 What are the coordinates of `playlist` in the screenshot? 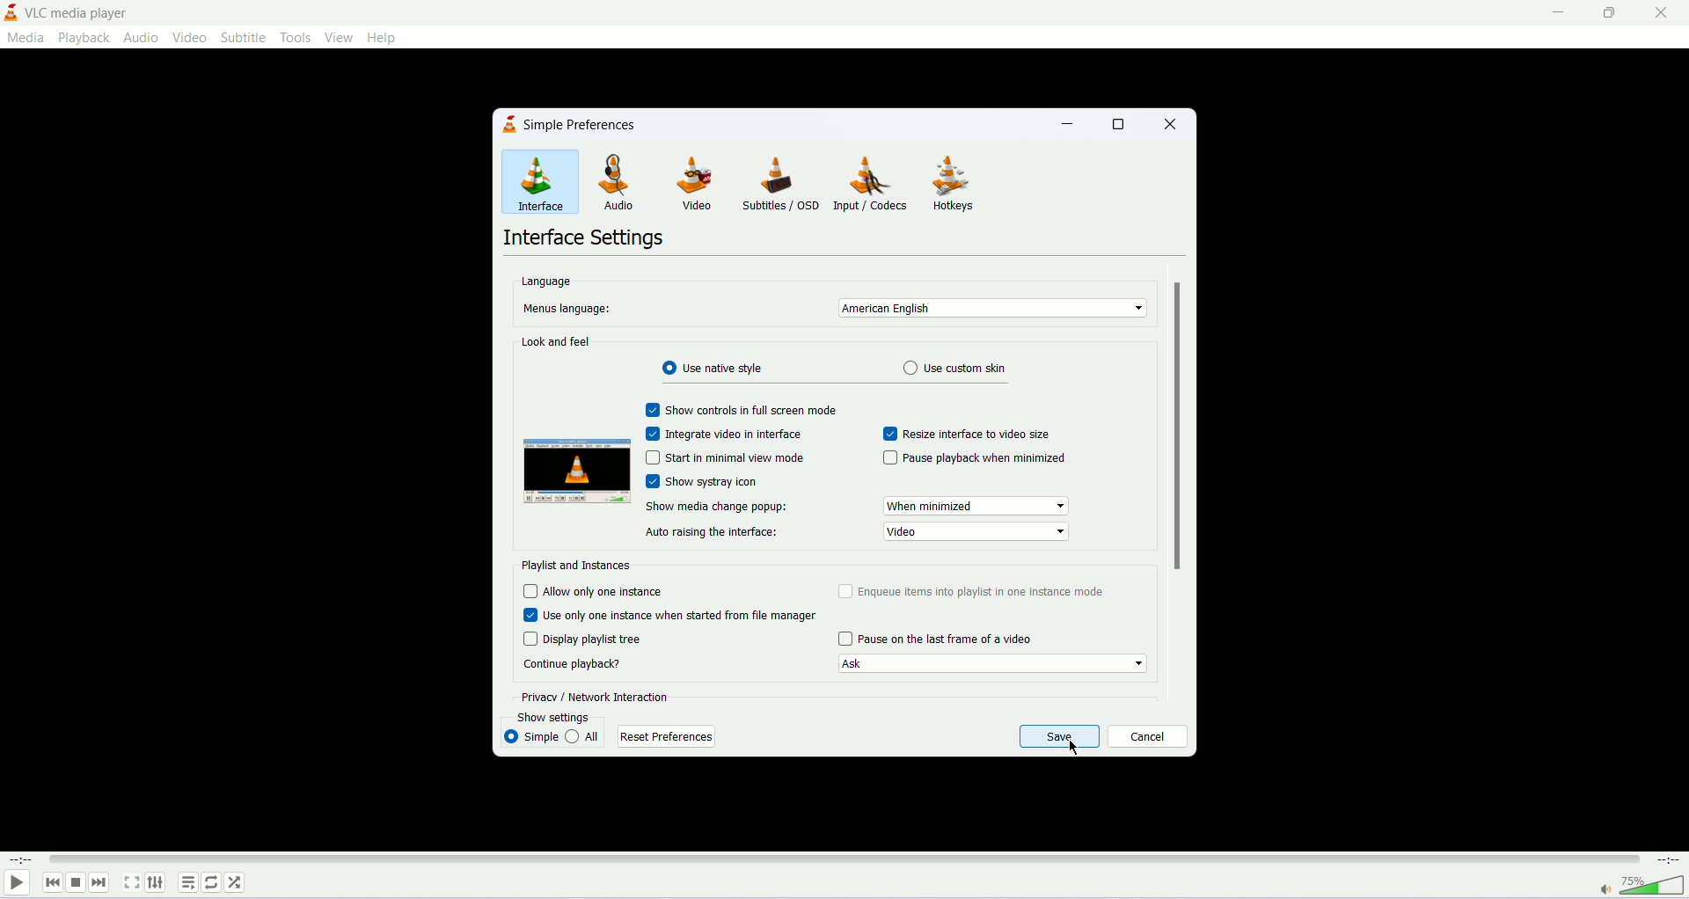 It's located at (187, 882).